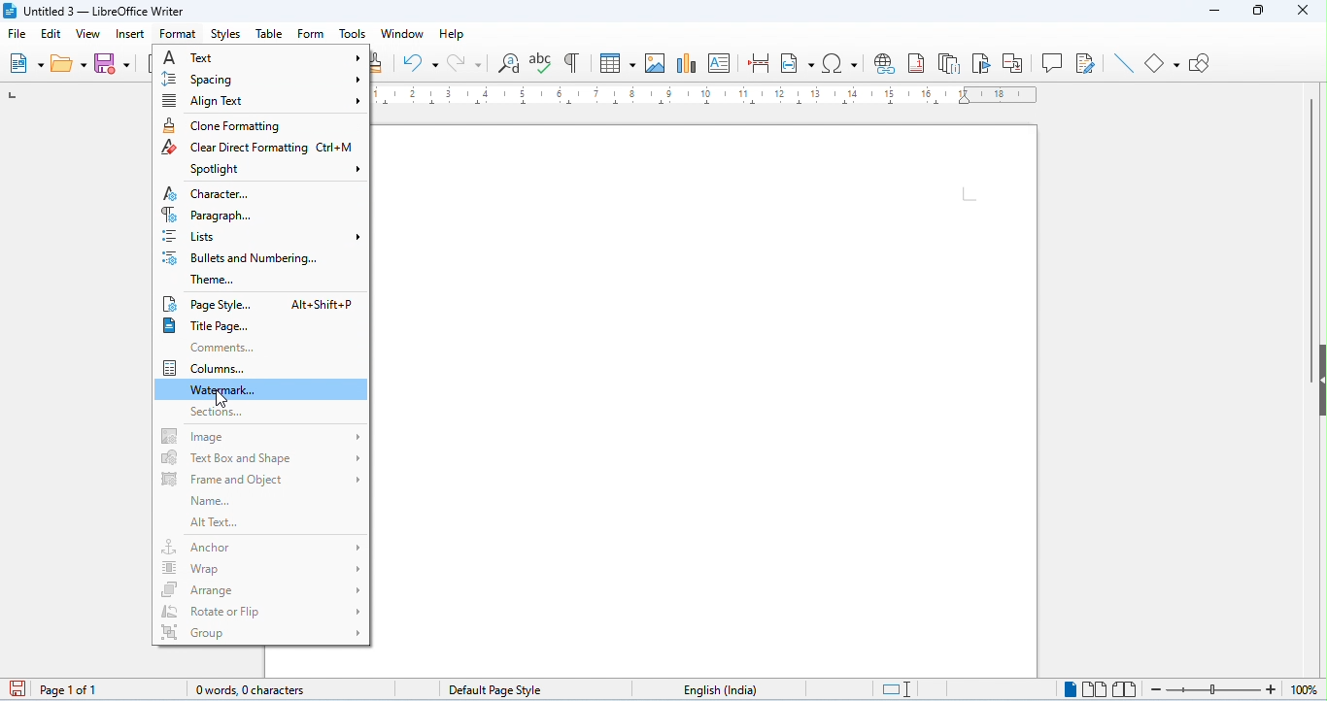  What do you see at coordinates (207, 367) in the screenshot?
I see `columns` at bounding box center [207, 367].